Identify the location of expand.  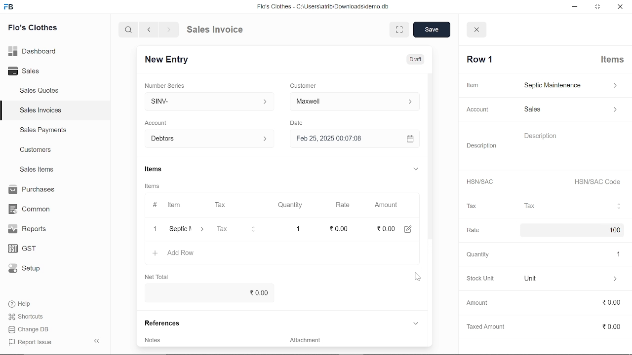
(415, 169).